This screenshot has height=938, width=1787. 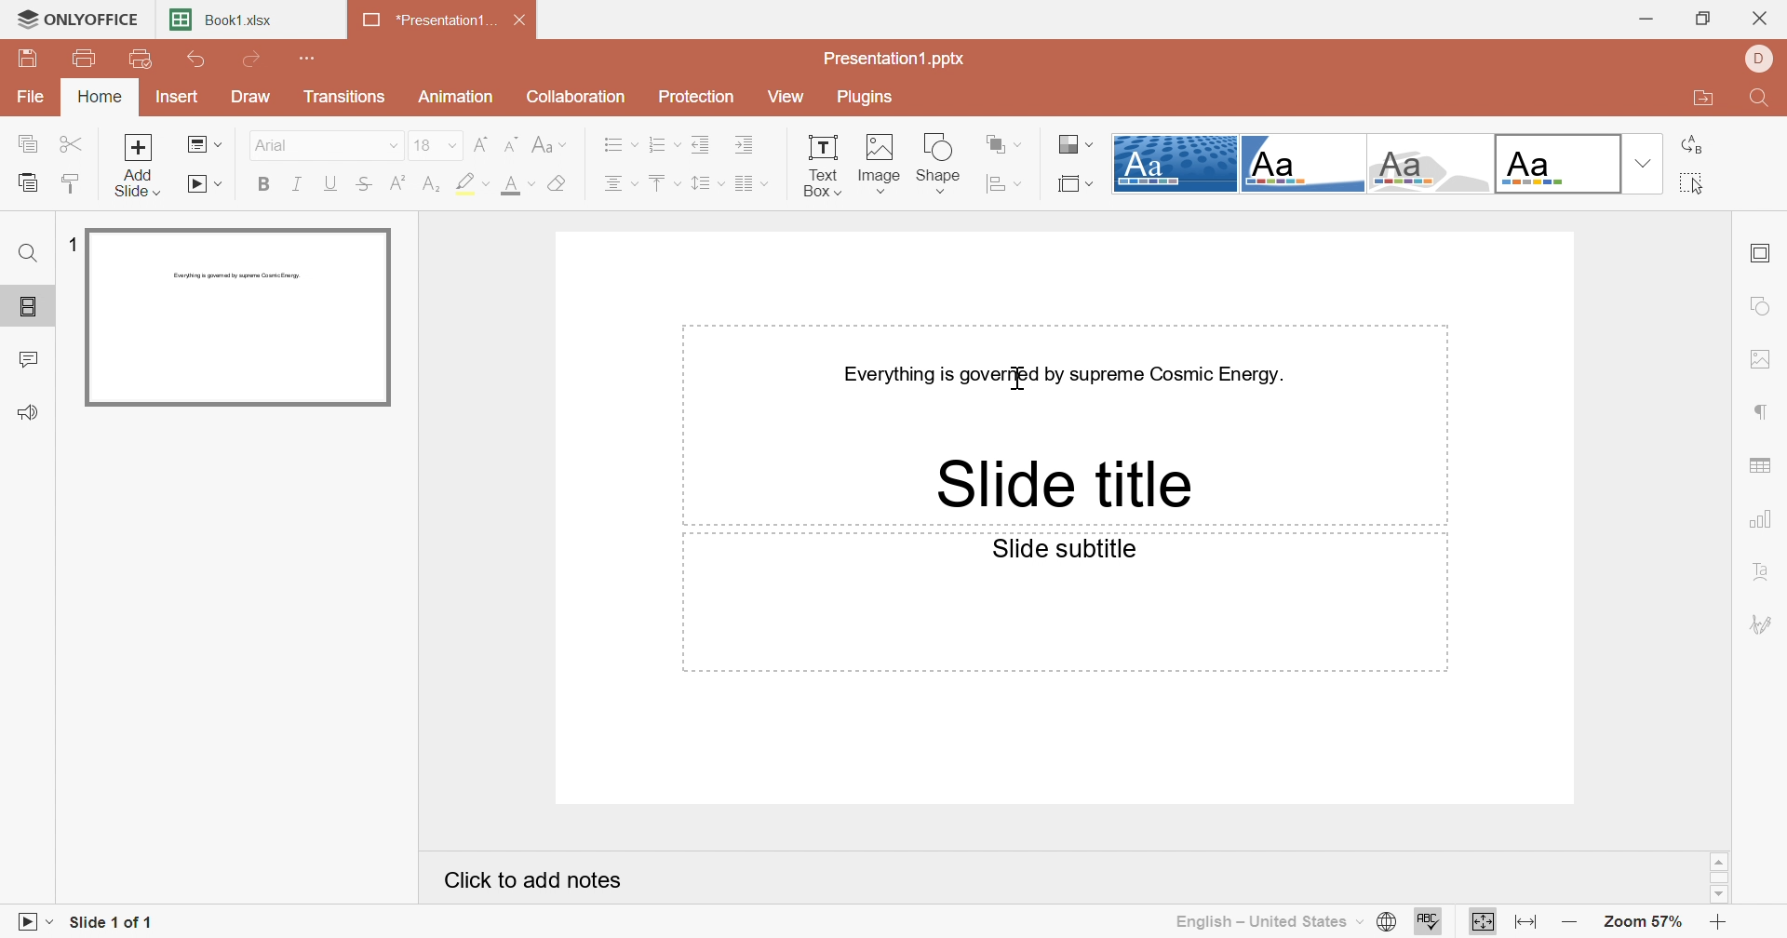 What do you see at coordinates (1558, 165) in the screenshot?
I see `Official` at bounding box center [1558, 165].